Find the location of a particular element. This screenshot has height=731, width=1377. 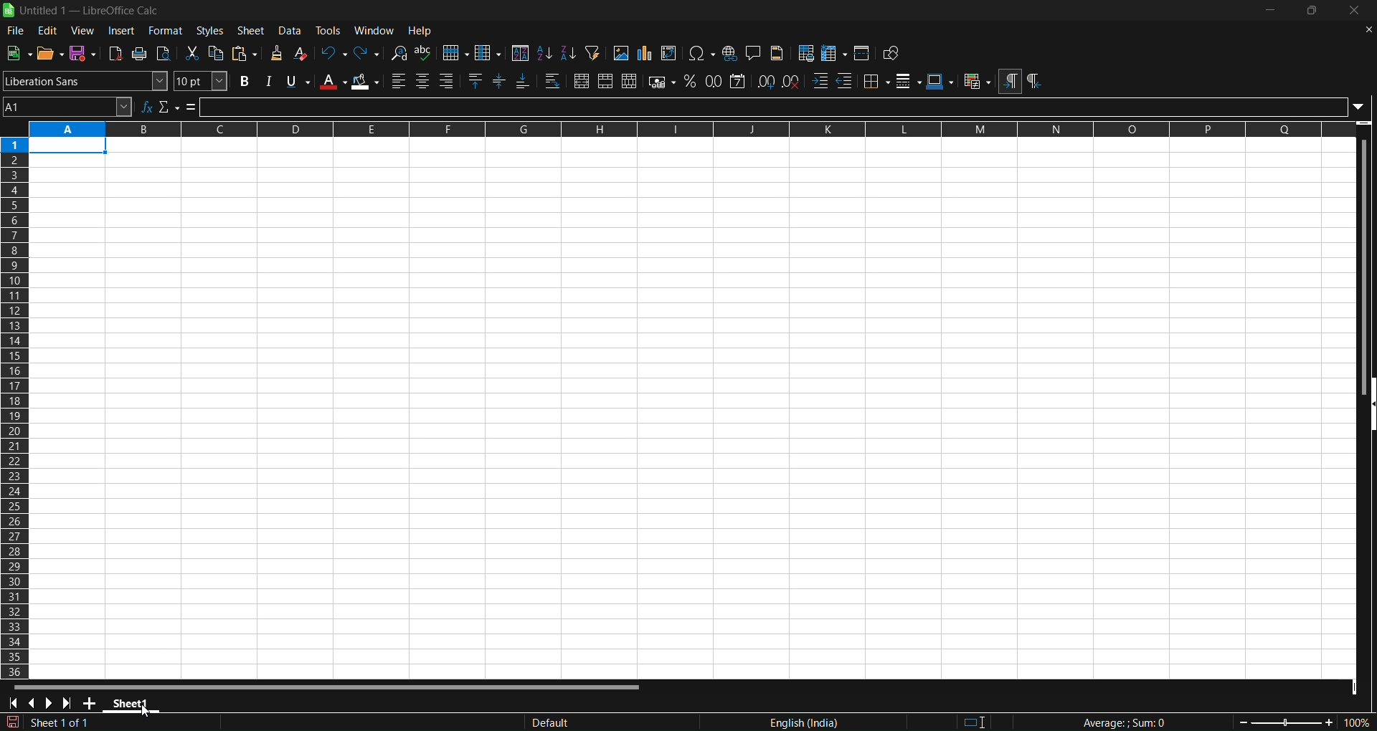

window is located at coordinates (377, 30).